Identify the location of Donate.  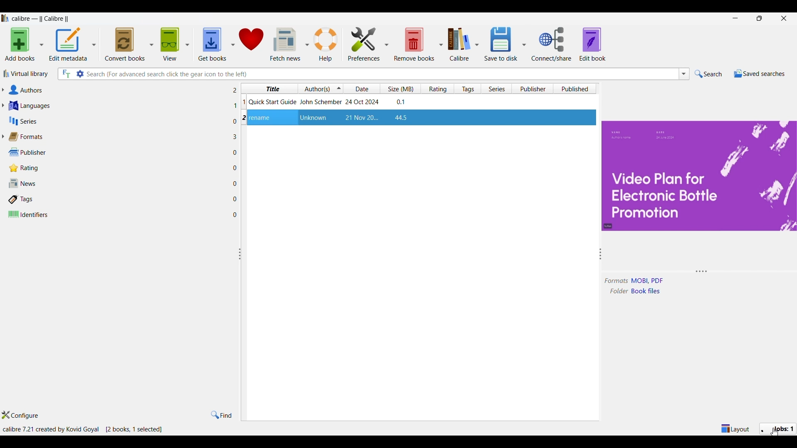
(251, 44).